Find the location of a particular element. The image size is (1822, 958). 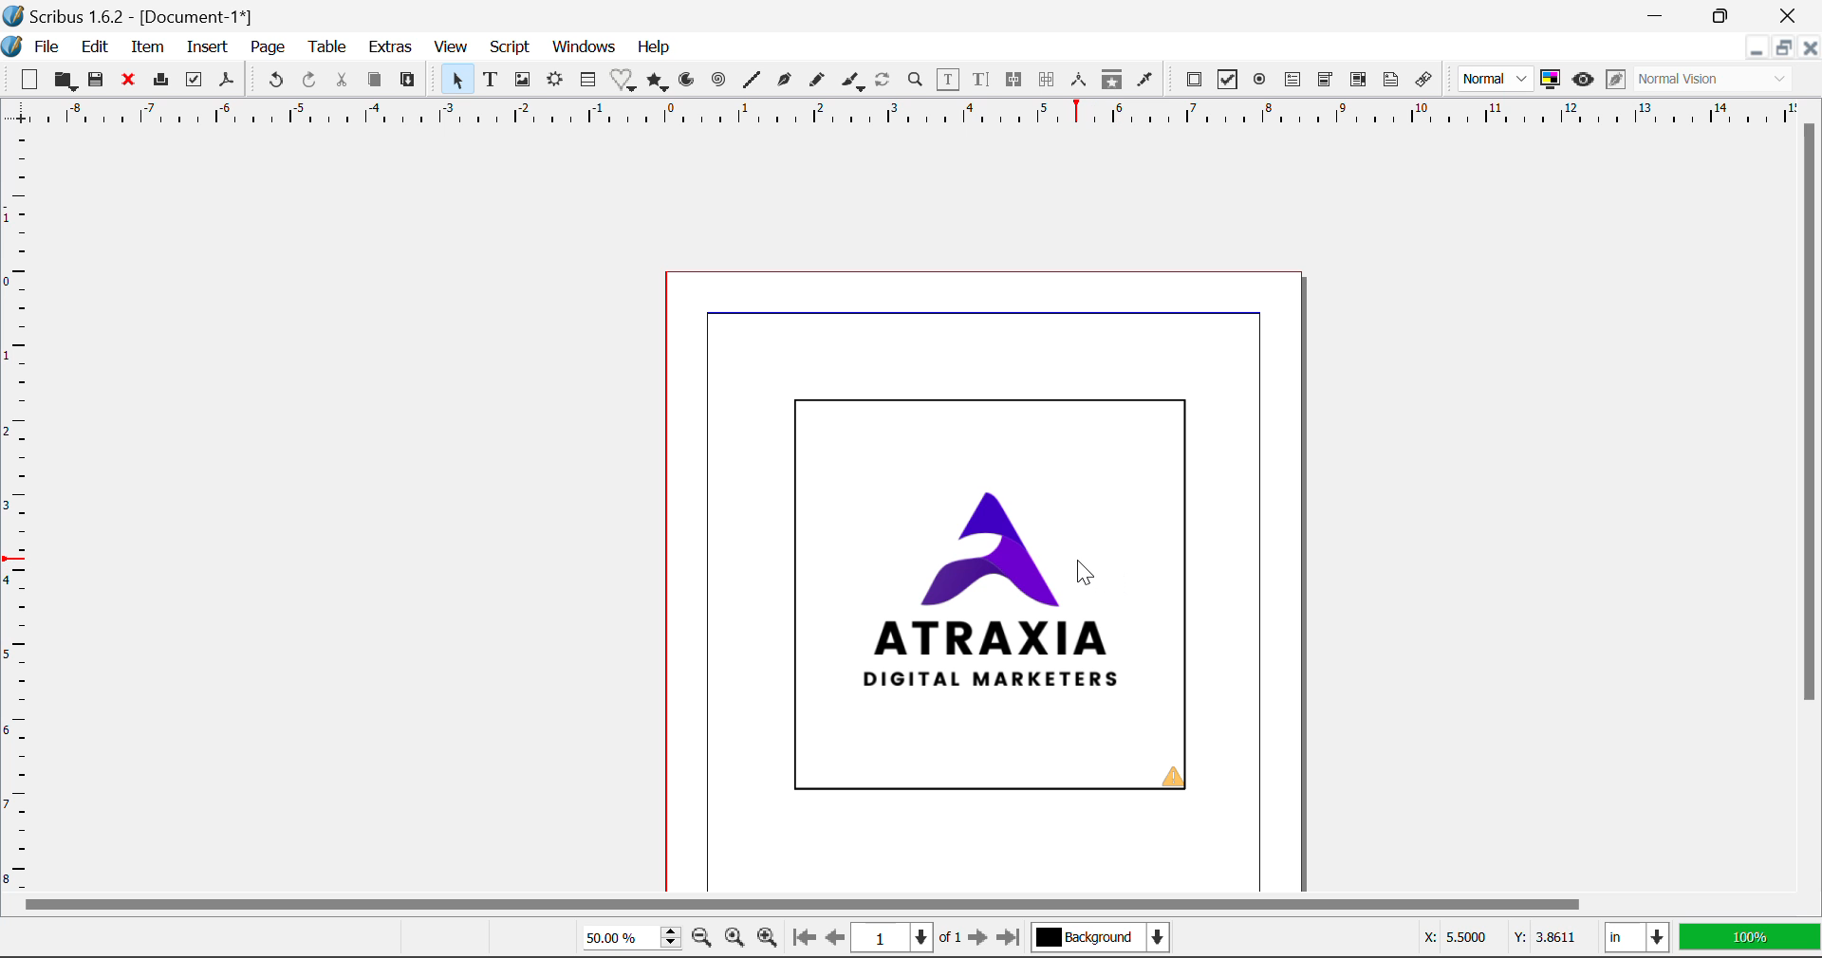

Minimize is located at coordinates (1723, 13).